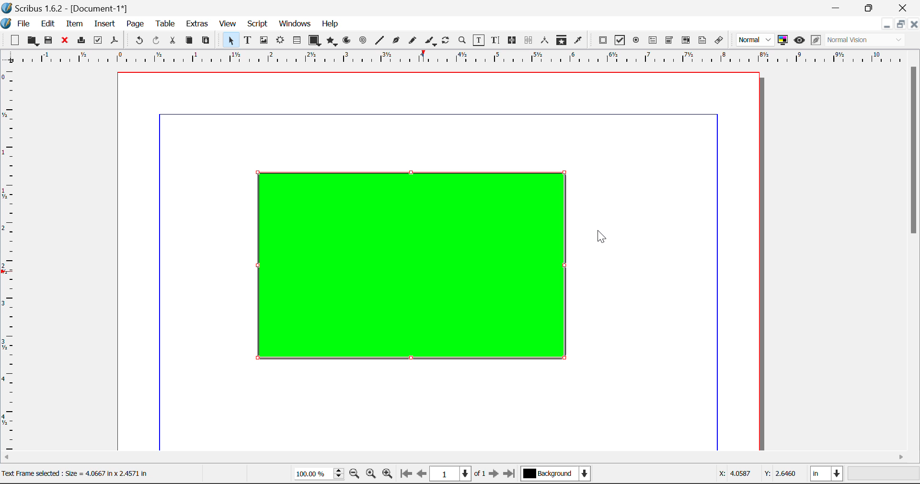 This screenshot has height=484, width=920. What do you see at coordinates (115, 41) in the screenshot?
I see `Save as Pdf` at bounding box center [115, 41].